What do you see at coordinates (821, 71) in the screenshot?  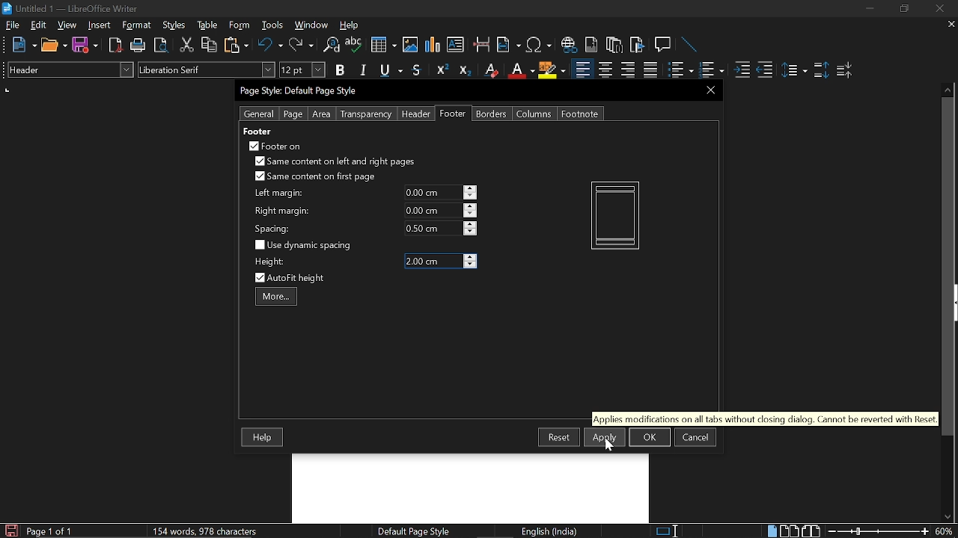 I see `Increase paragraph spacing` at bounding box center [821, 71].